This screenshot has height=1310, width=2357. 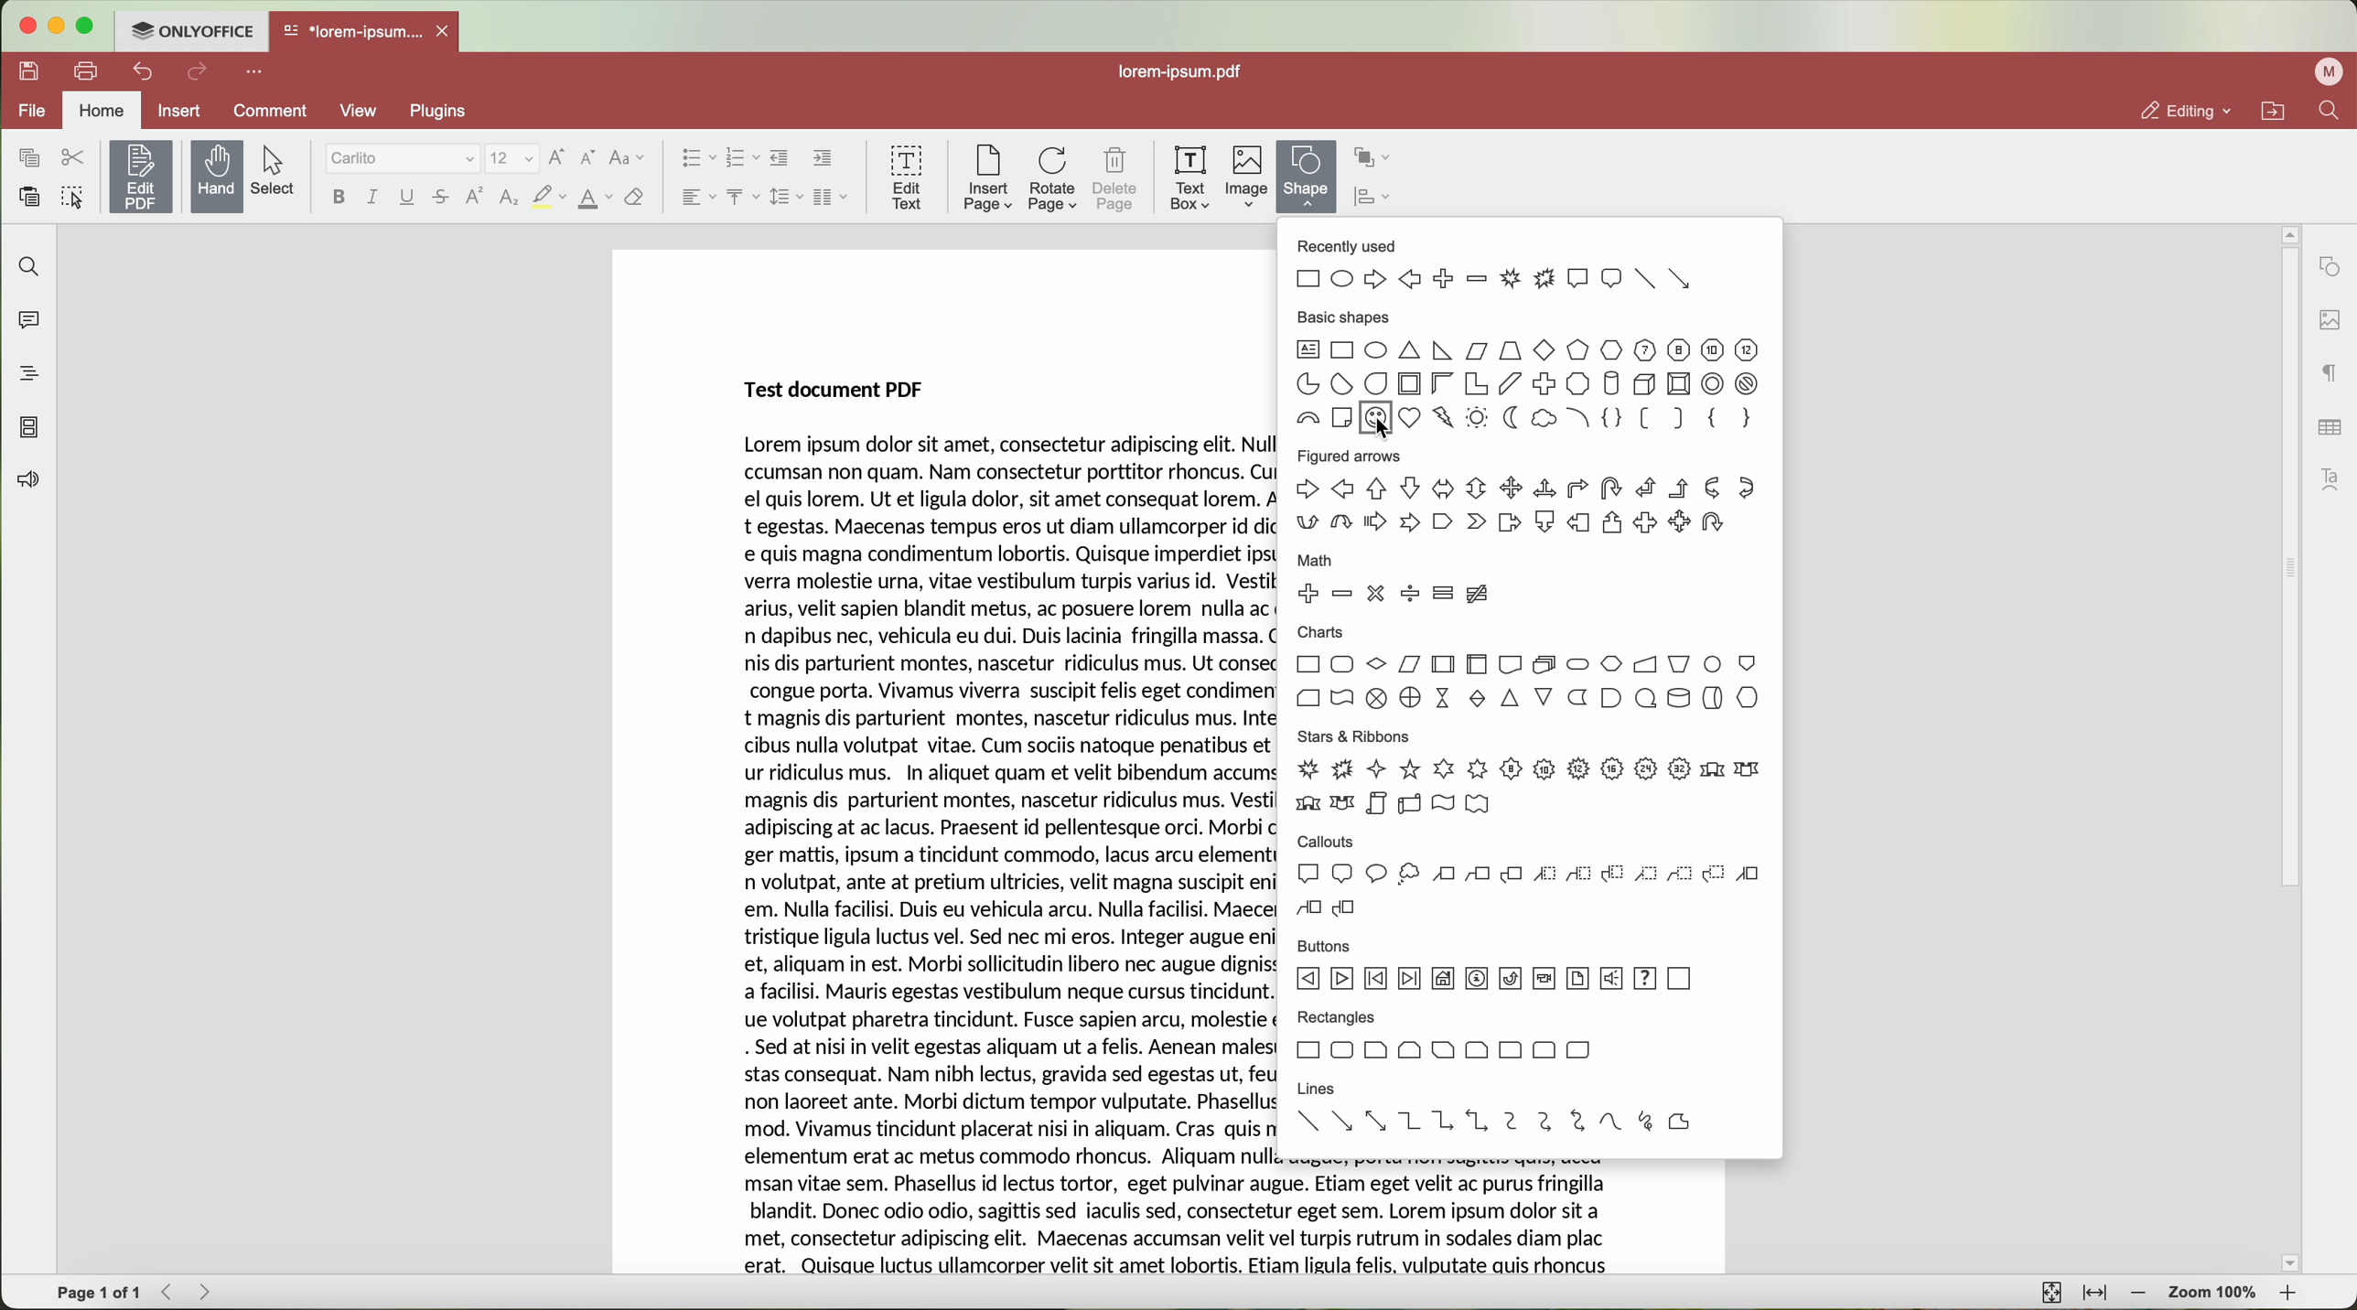 What do you see at coordinates (29, 429) in the screenshot?
I see `page thumbnails` at bounding box center [29, 429].